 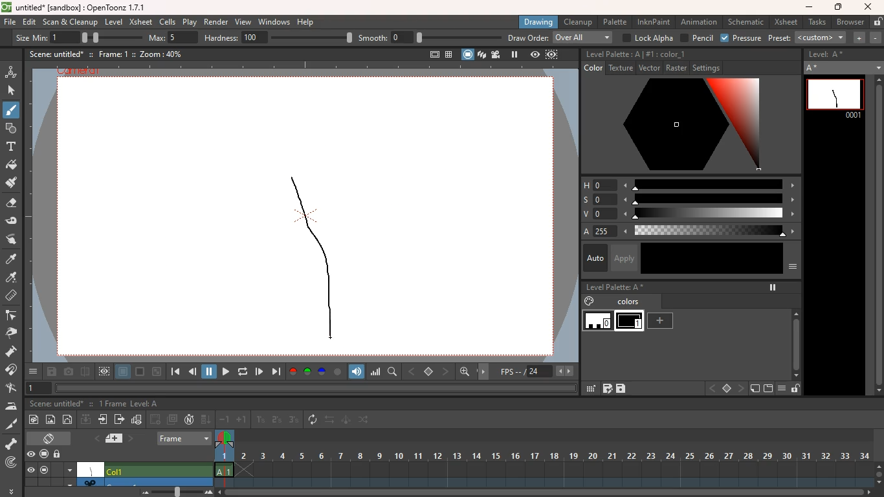 I want to click on frame: 1, so click(x=113, y=54).